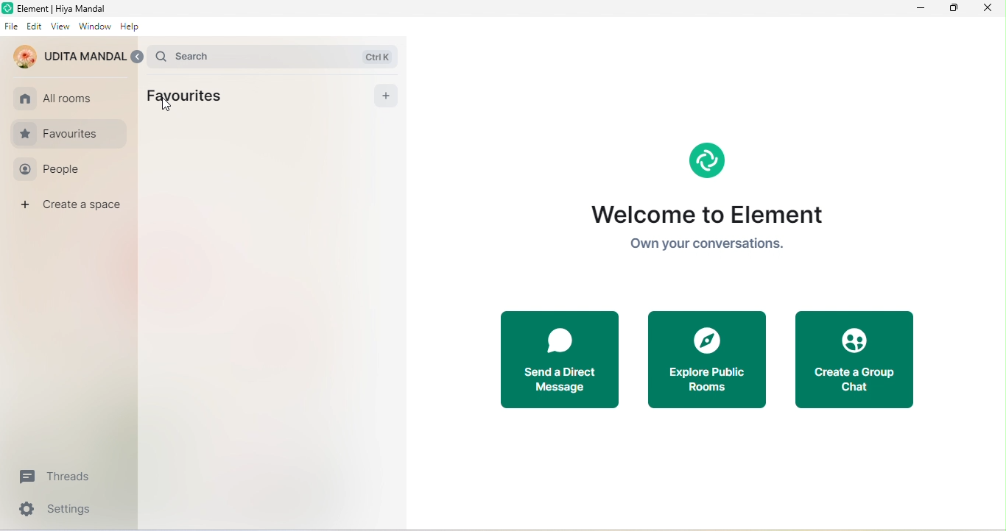 This screenshot has height=531, width=1006. Describe the element at coordinates (11, 26) in the screenshot. I see `file` at that location.